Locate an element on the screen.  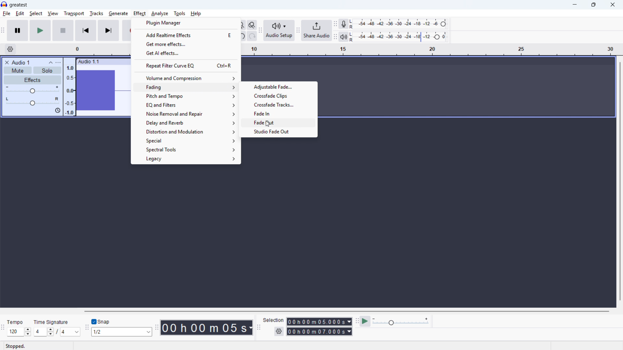
 is located at coordinates (51, 322).